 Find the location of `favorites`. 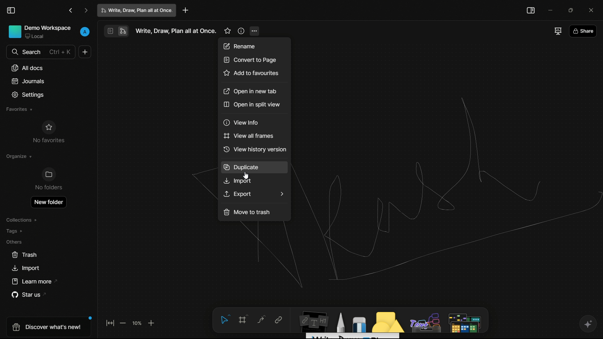

favorites is located at coordinates (18, 110).